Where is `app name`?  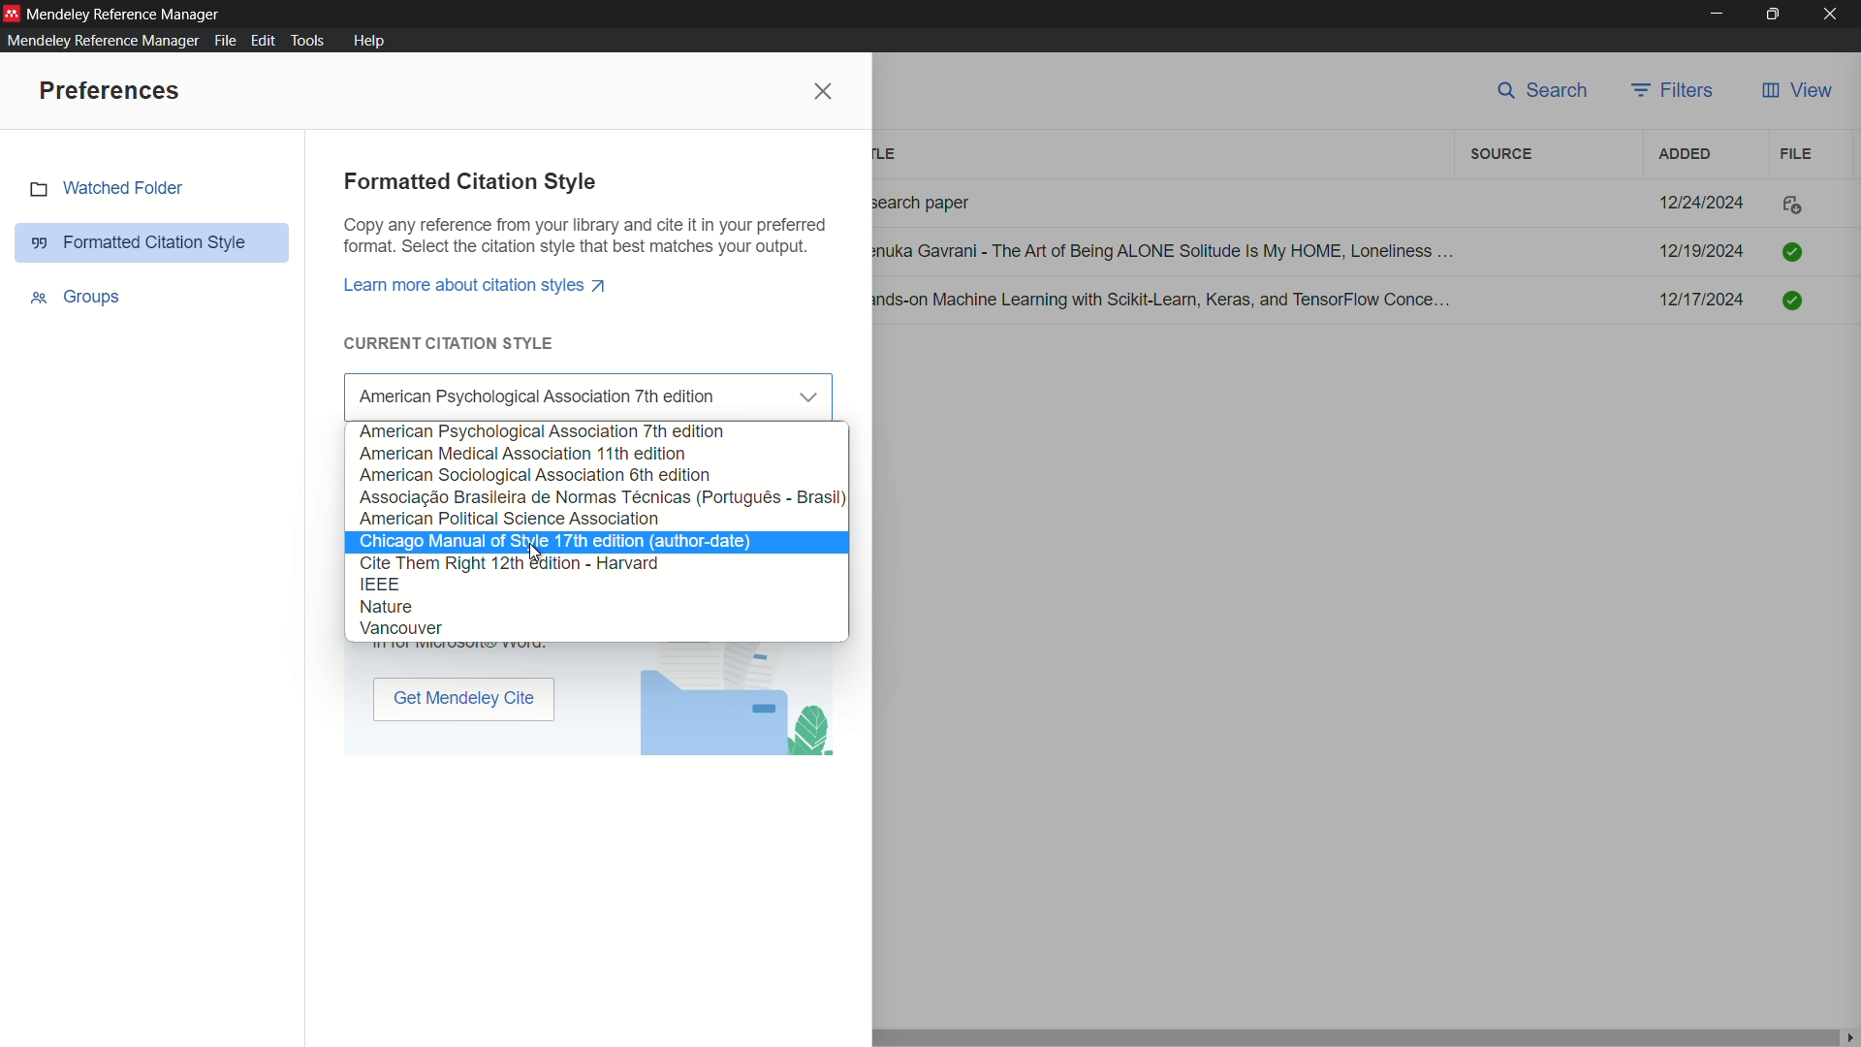
app name is located at coordinates (126, 13).